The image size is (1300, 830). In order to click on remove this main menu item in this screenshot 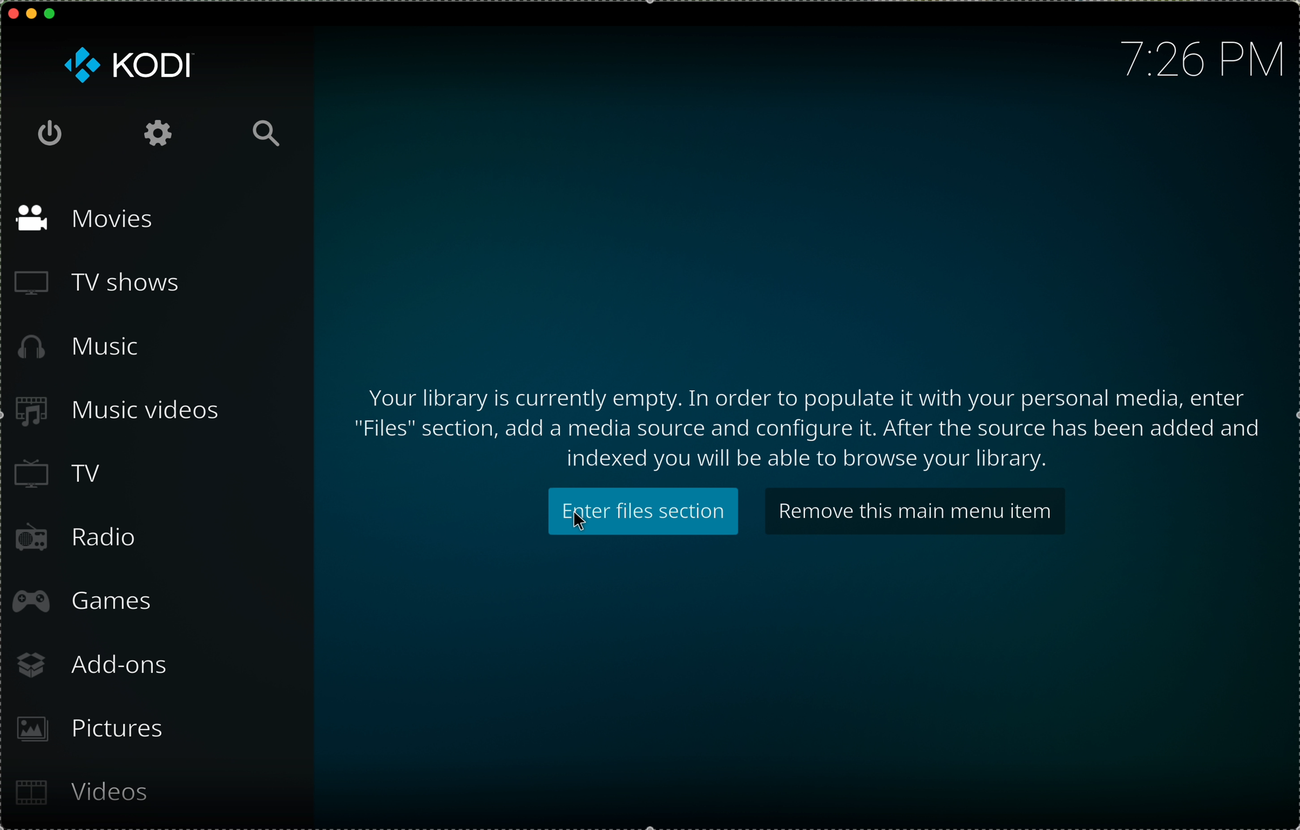, I will do `click(916, 510)`.